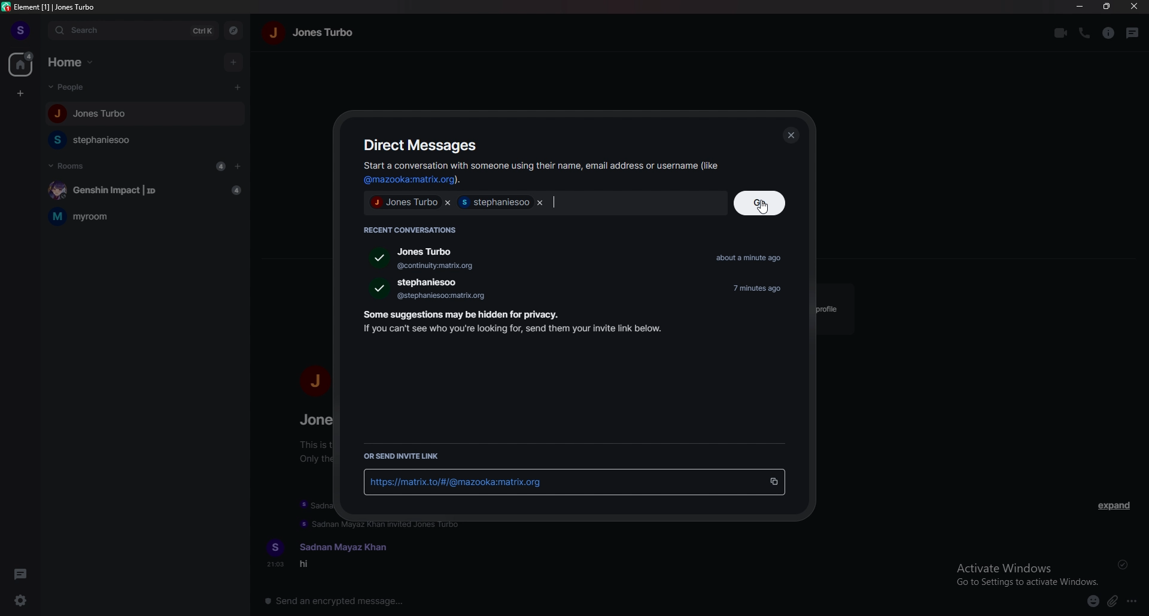 Image resolution: width=1149 pixels, height=616 pixels. What do you see at coordinates (414, 258) in the screenshot?
I see `Jones Turbo @continuity:matrix.org` at bounding box center [414, 258].